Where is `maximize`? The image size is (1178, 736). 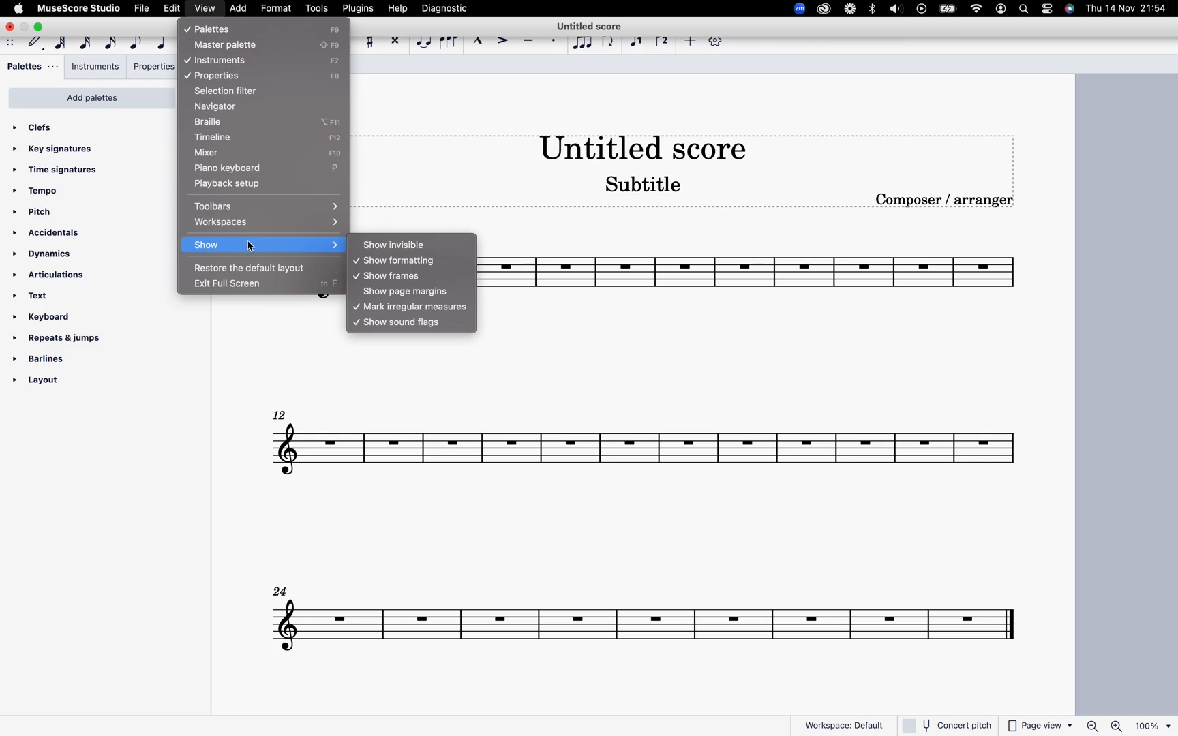 maximize is located at coordinates (40, 27).